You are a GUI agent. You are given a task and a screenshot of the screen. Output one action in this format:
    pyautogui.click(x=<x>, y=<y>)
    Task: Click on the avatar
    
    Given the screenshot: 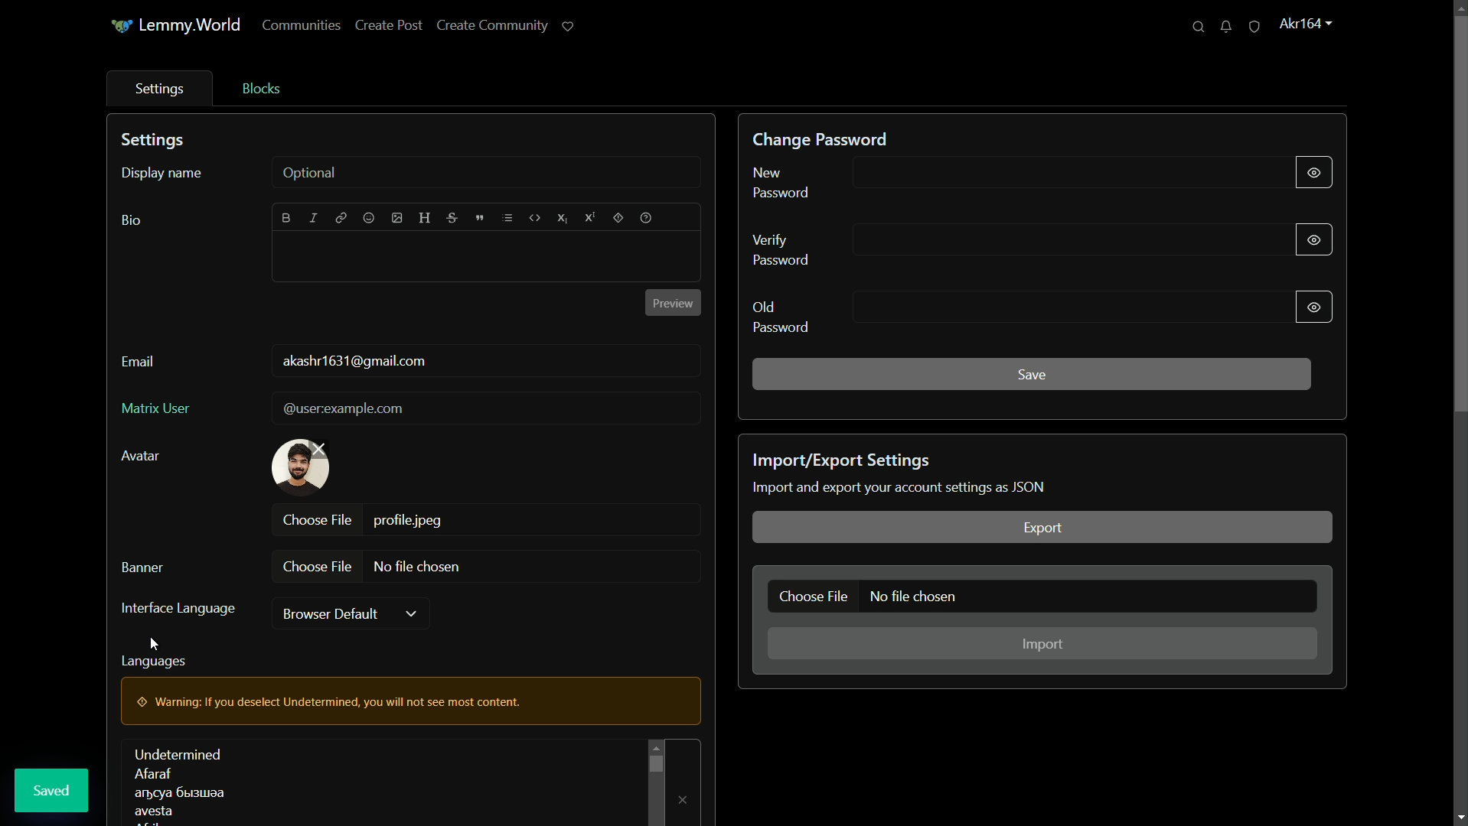 What is the action you would take?
    pyautogui.click(x=142, y=456)
    